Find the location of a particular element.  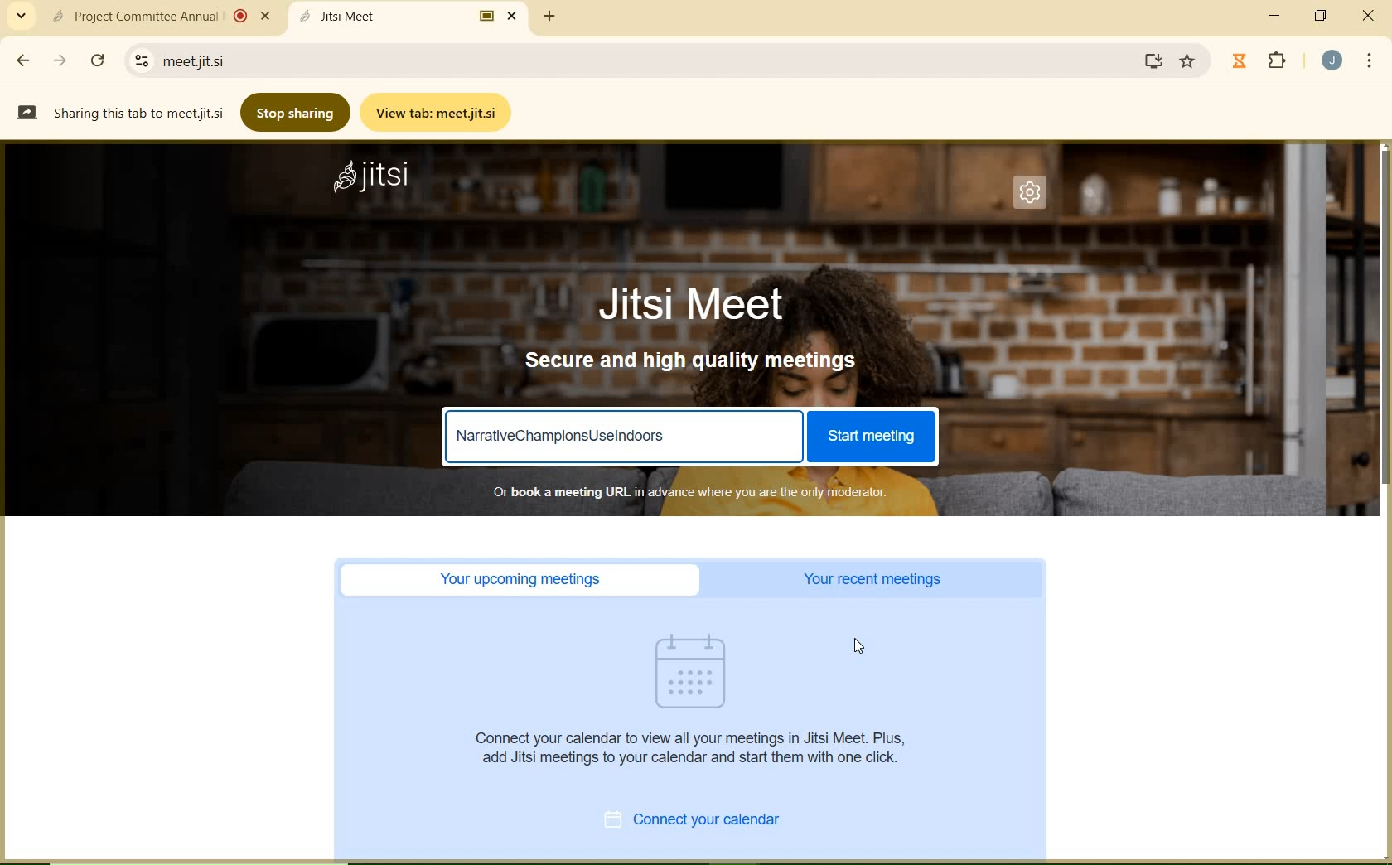

settings is located at coordinates (1035, 199).